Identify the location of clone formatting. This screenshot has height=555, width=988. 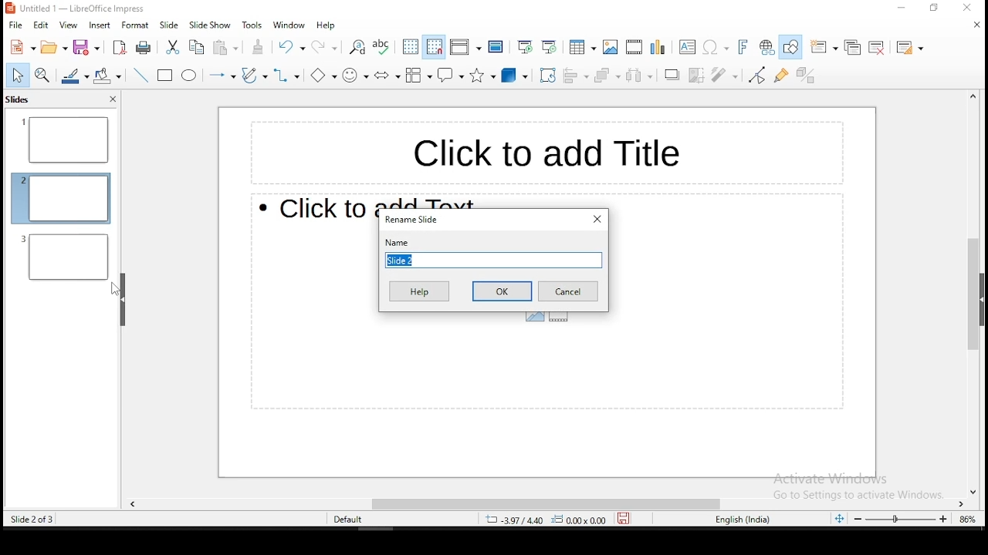
(259, 46).